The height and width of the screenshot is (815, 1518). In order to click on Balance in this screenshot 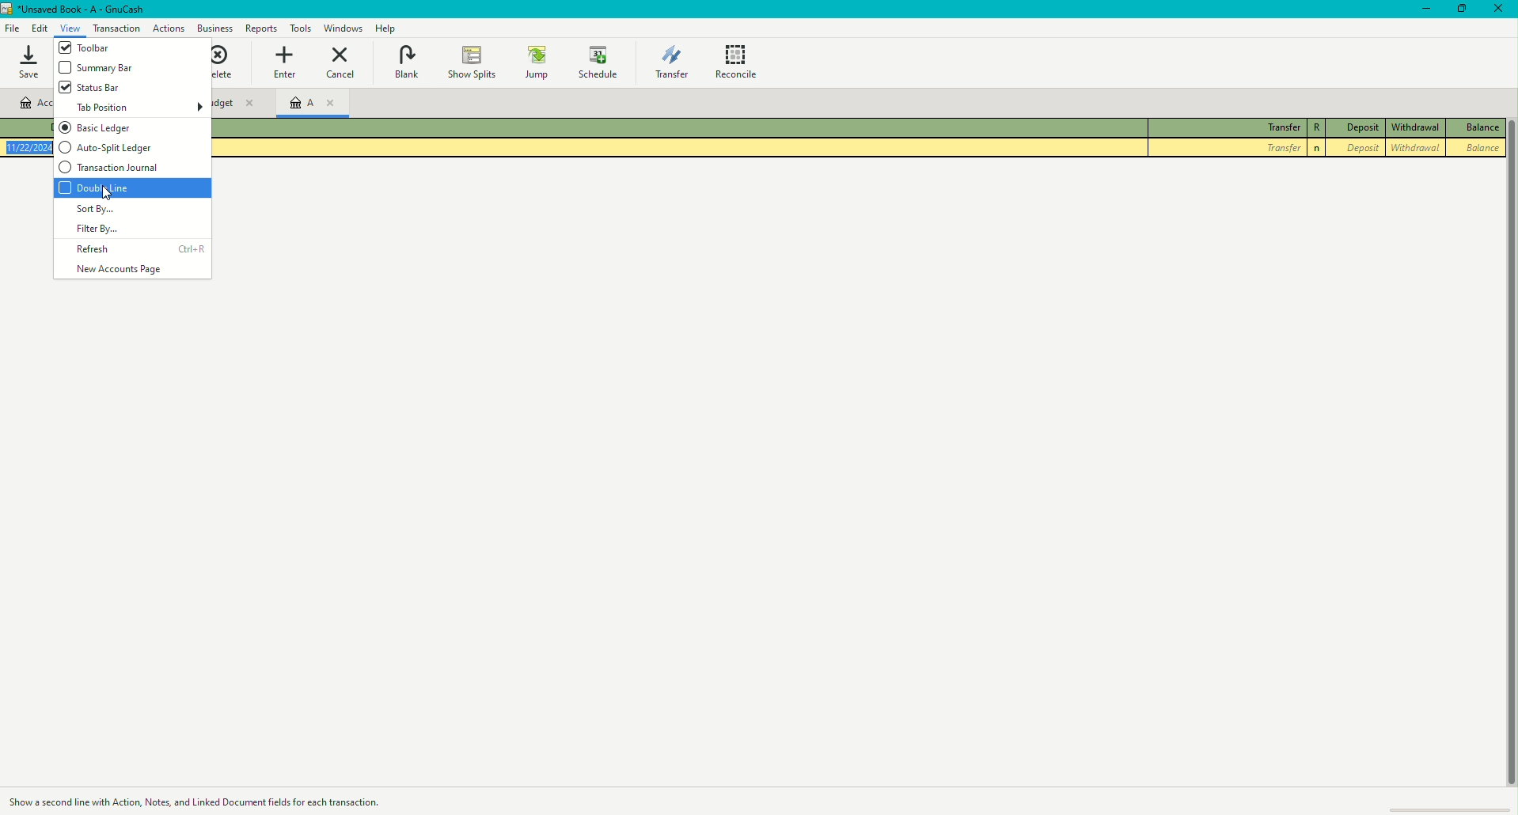, I will do `click(1477, 129)`.